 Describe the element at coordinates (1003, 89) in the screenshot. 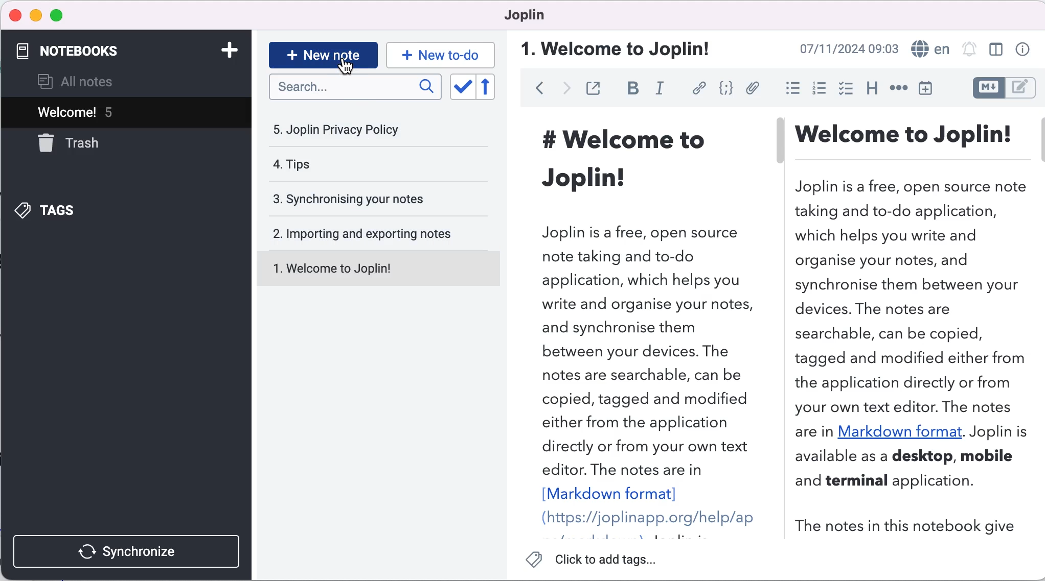

I see `toggle editors` at that location.